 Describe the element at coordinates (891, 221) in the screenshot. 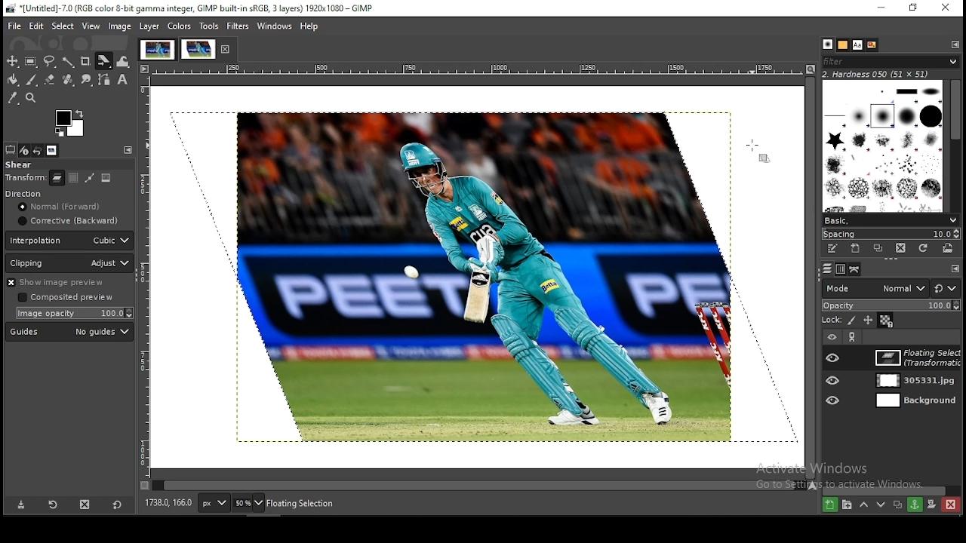

I see `basic` at that location.